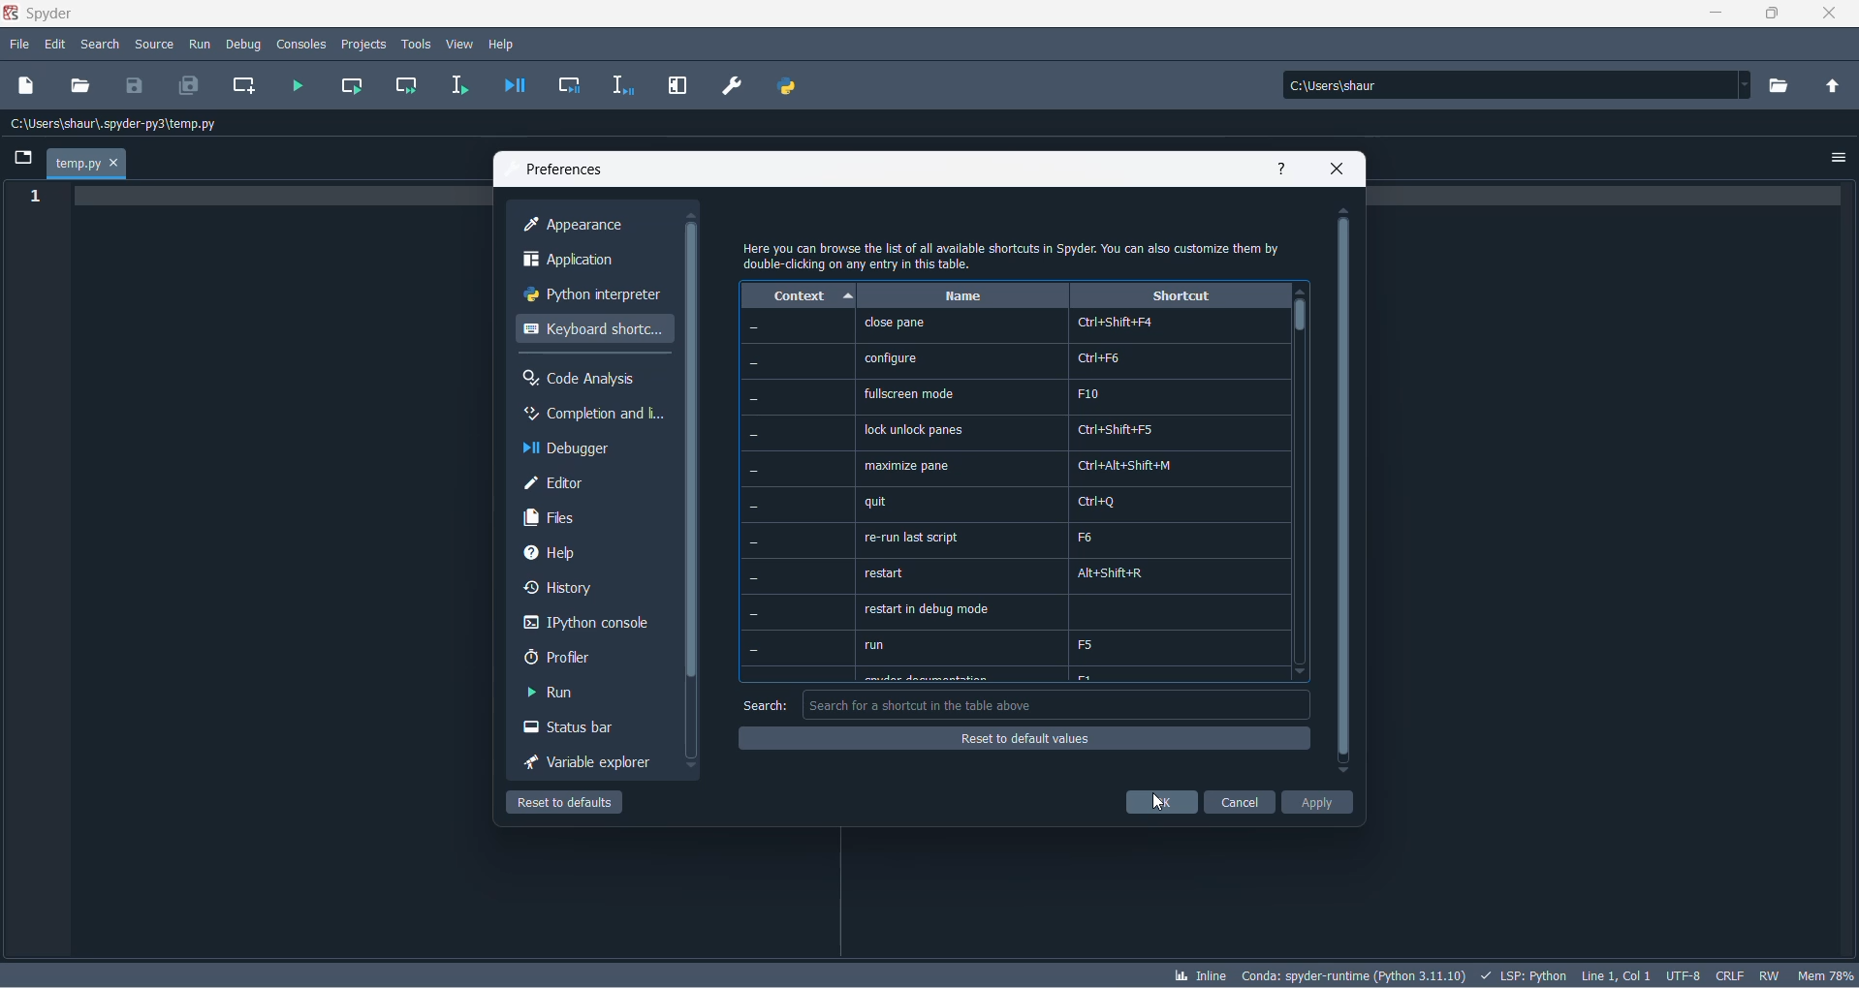  What do you see at coordinates (754, 327) in the screenshot?
I see `-` at bounding box center [754, 327].